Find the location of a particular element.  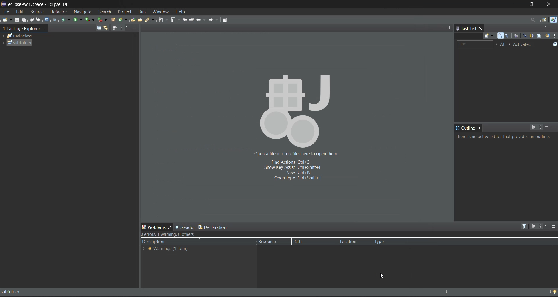

subfolder is located at coordinates (17, 291).